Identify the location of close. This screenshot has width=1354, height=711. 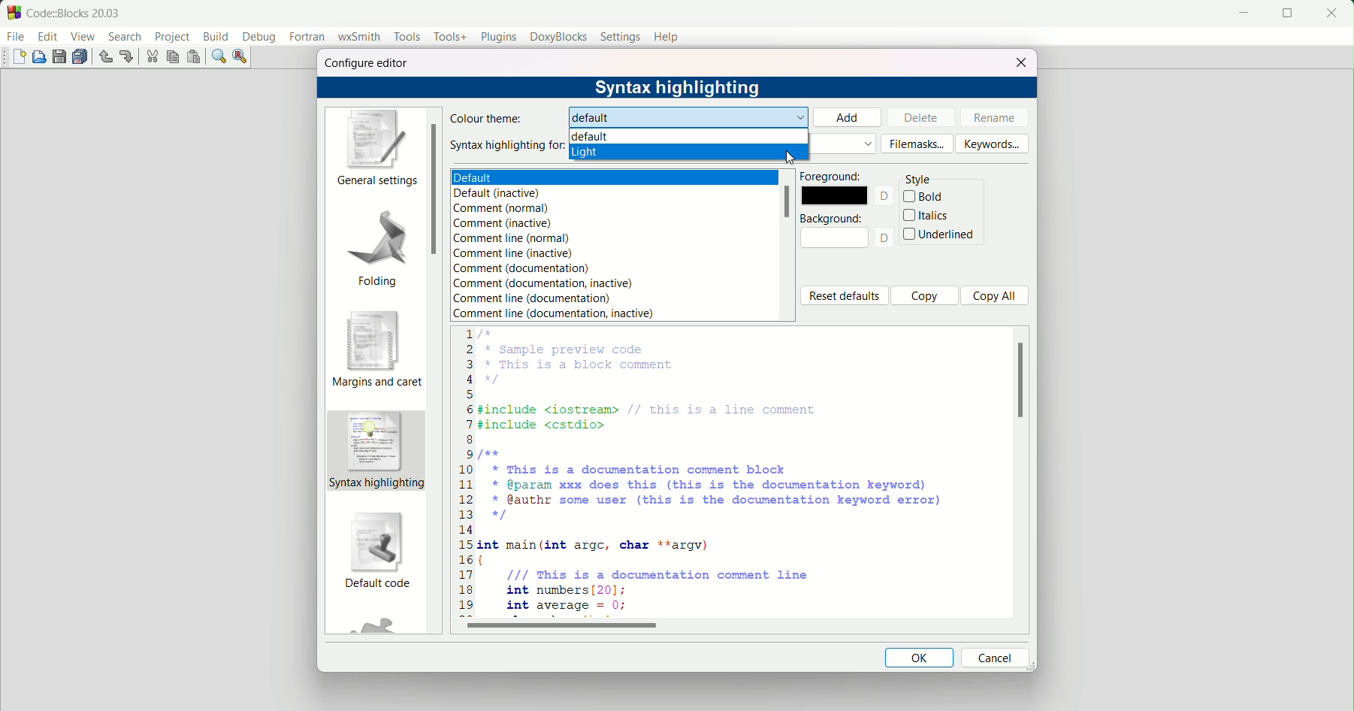
(1018, 63).